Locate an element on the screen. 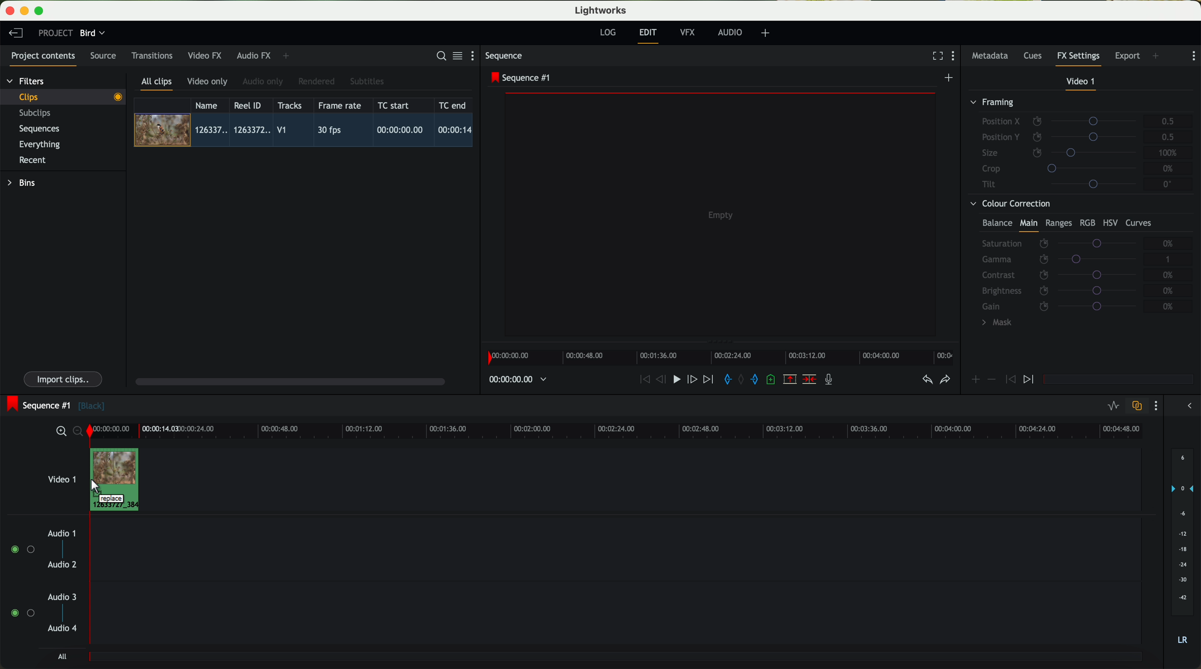 This screenshot has width=1201, height=669. ranges is located at coordinates (1058, 222).